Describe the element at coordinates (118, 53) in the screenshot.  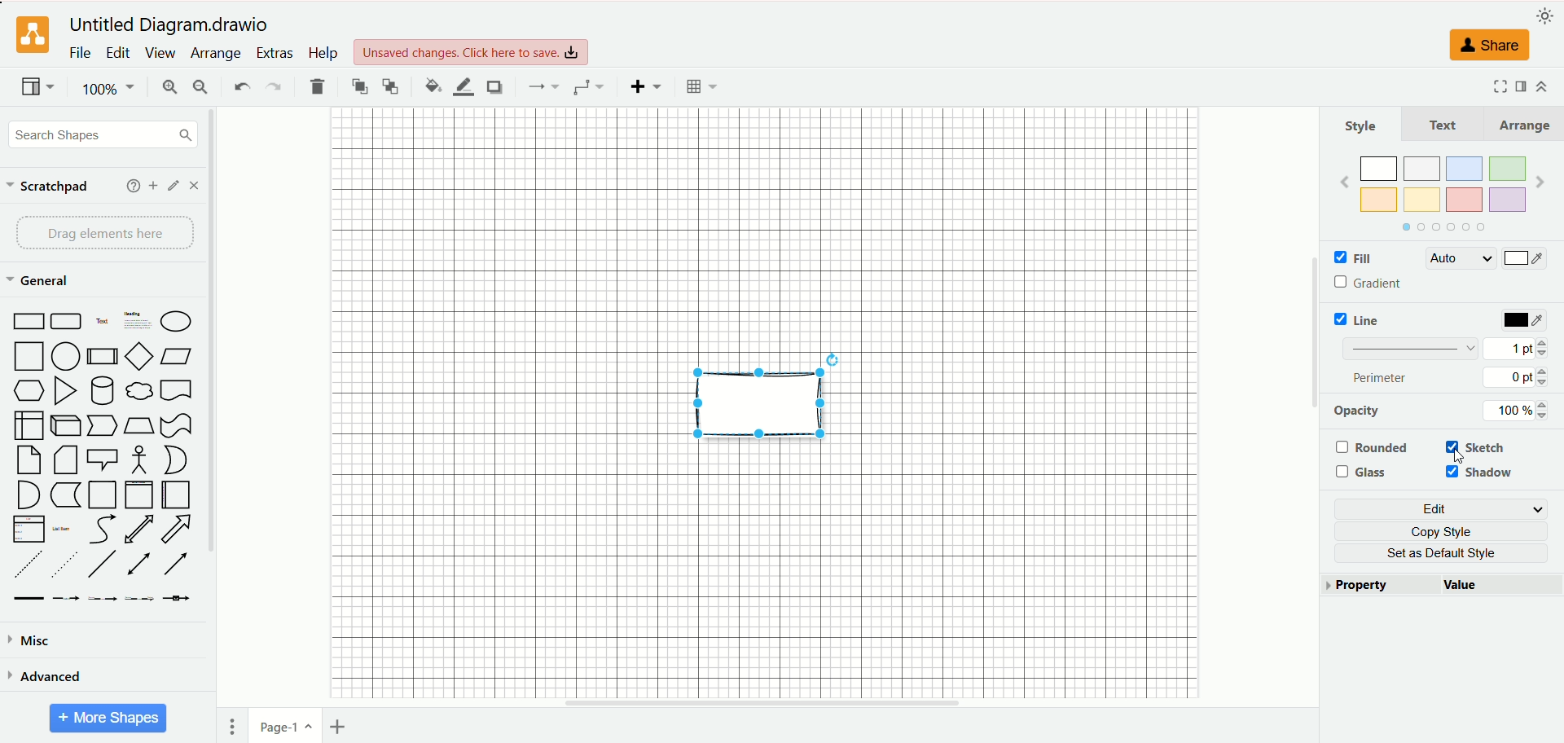
I see `edit` at that location.